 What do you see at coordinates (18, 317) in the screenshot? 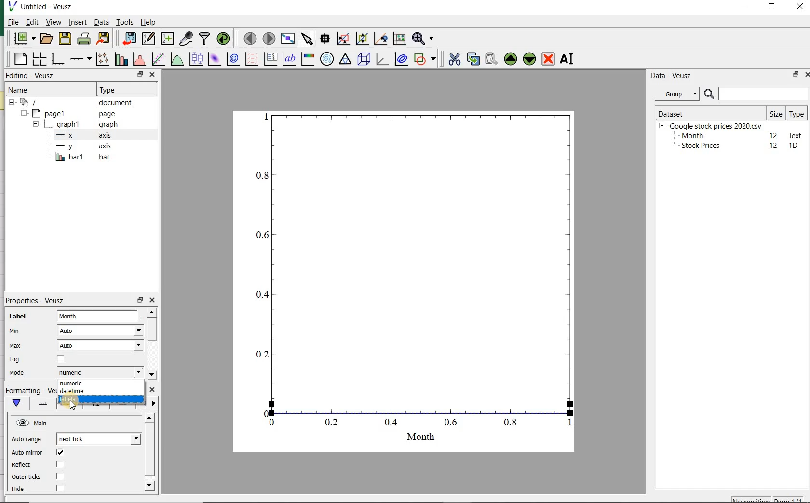
I see `Label` at bounding box center [18, 317].